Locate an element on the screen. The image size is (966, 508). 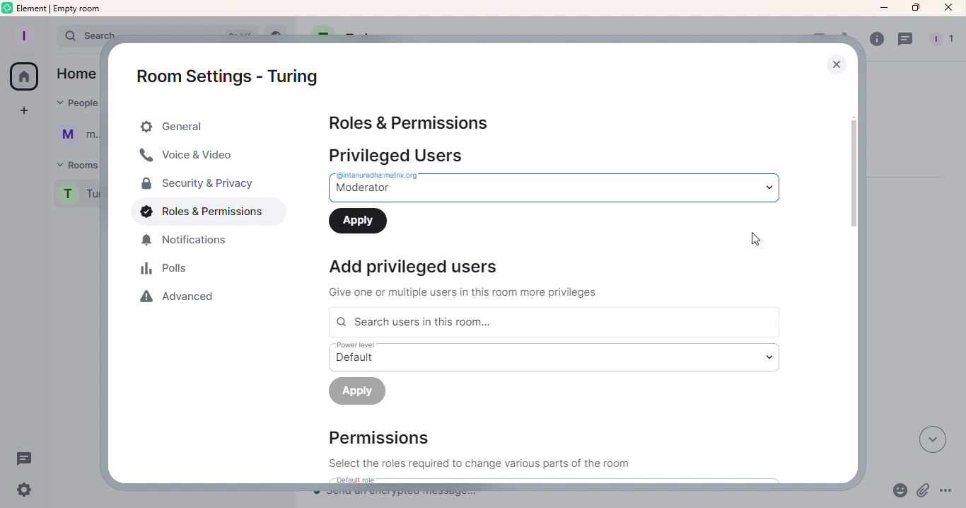
Roles & Permissions is located at coordinates (197, 212).